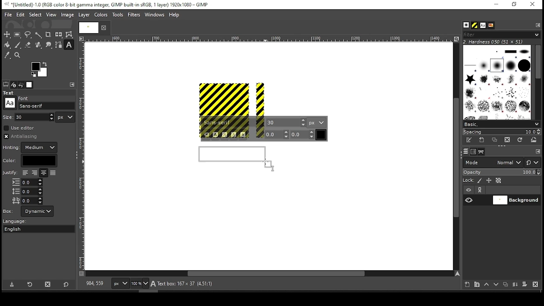  What do you see at coordinates (519, 141) in the screenshot?
I see `refresh brushes` at bounding box center [519, 141].